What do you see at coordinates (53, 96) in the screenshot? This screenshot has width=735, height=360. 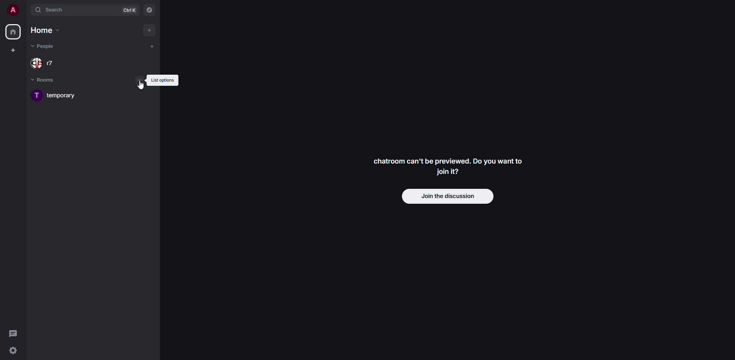 I see `room` at bounding box center [53, 96].